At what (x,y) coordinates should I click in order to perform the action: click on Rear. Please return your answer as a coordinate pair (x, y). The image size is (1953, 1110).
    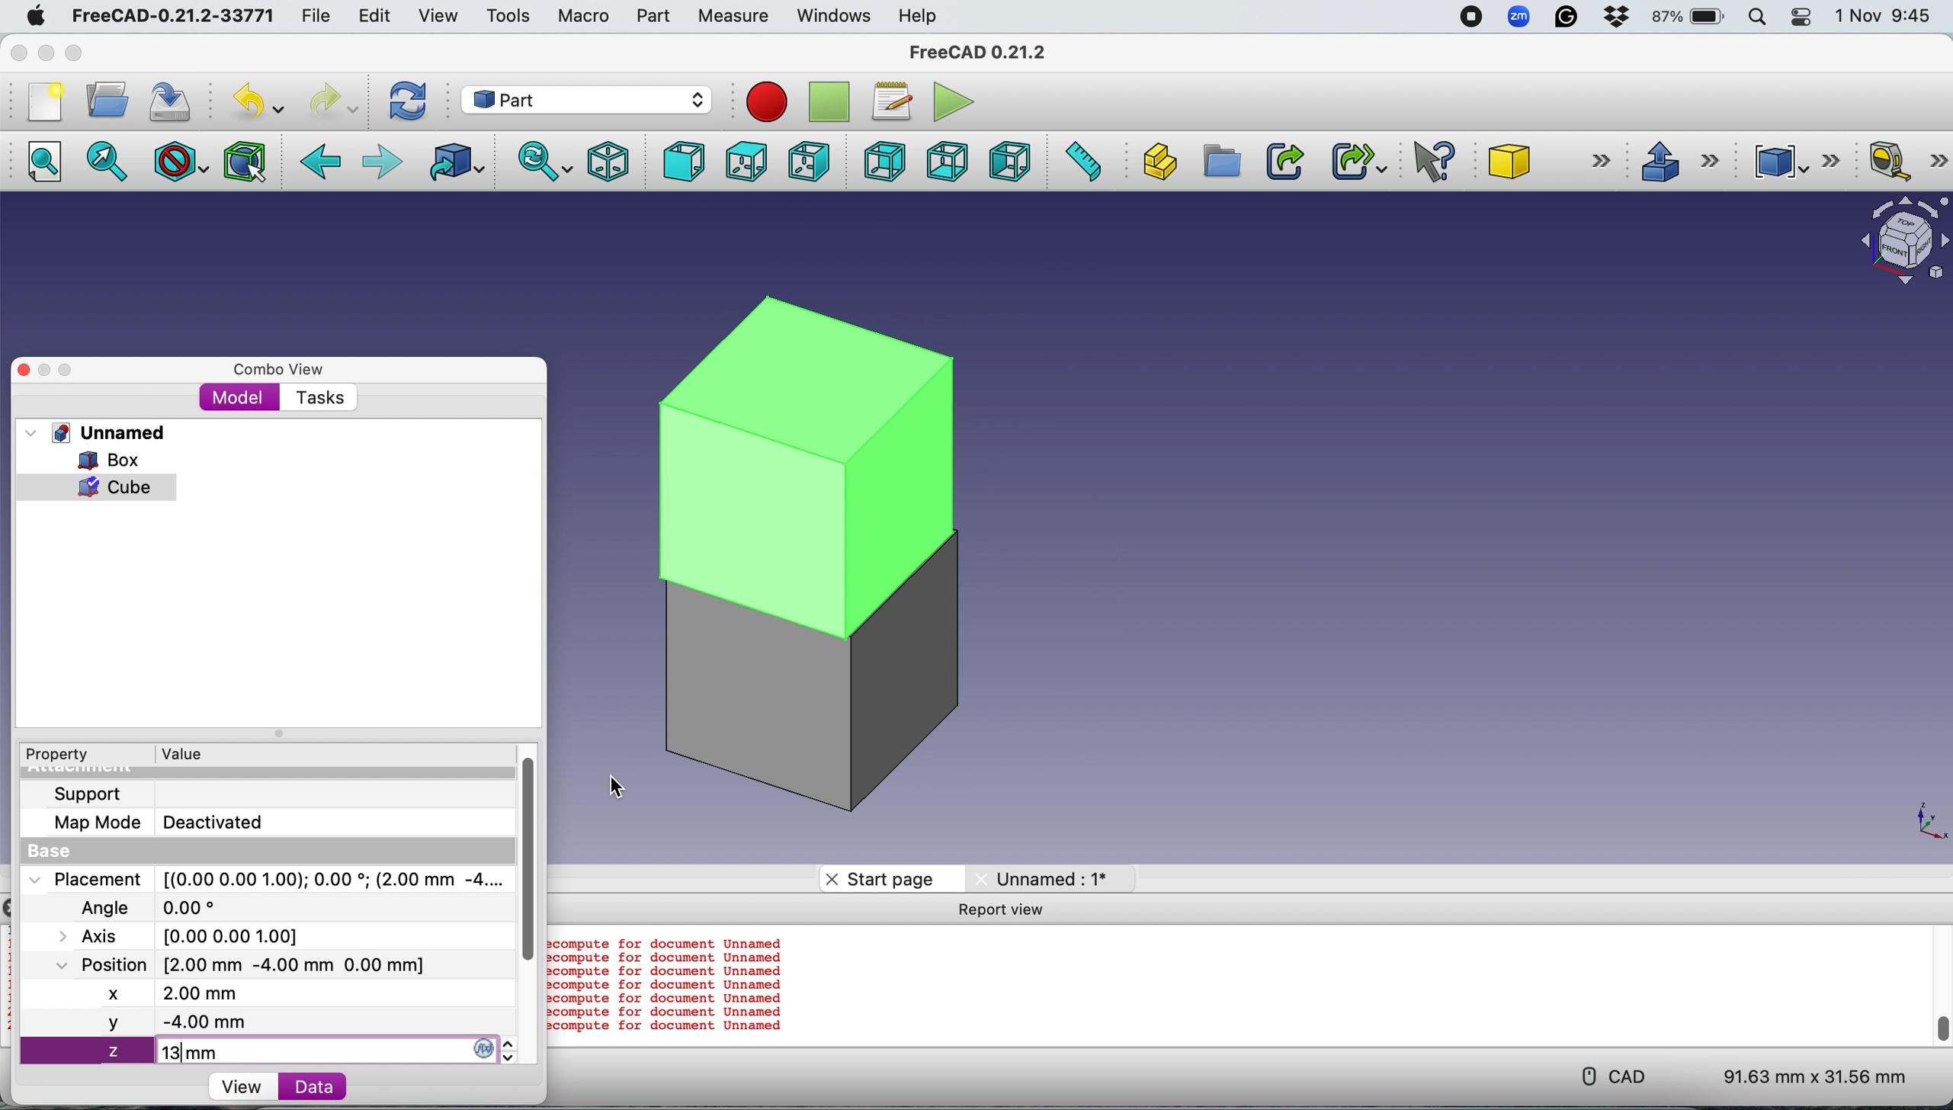
    Looking at the image, I should click on (880, 161).